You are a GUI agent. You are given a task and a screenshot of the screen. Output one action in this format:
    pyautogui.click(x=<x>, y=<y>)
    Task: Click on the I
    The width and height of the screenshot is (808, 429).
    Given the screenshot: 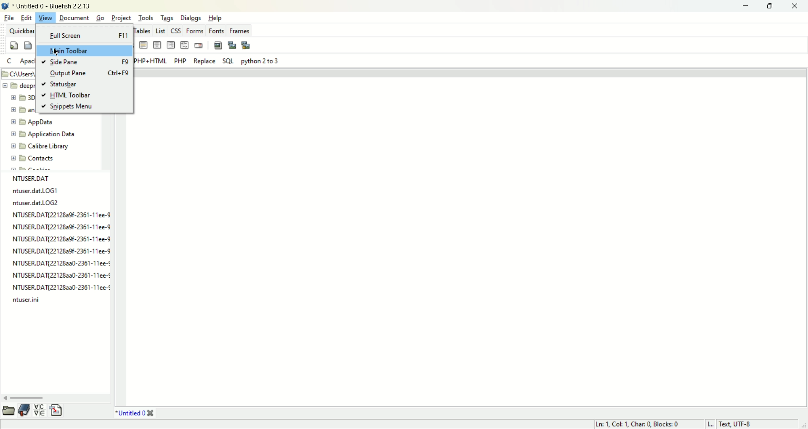 What is the action you would take?
    pyautogui.click(x=712, y=424)
    